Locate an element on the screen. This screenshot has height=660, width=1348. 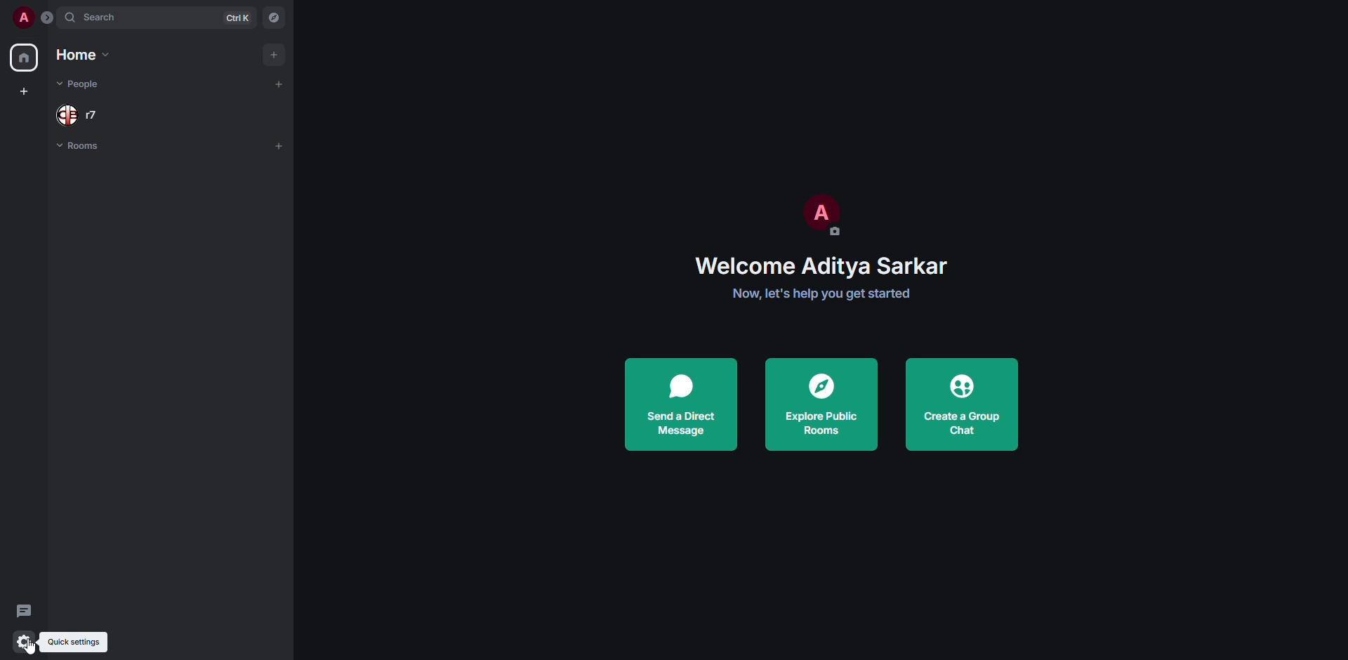
create space is located at coordinates (27, 92).